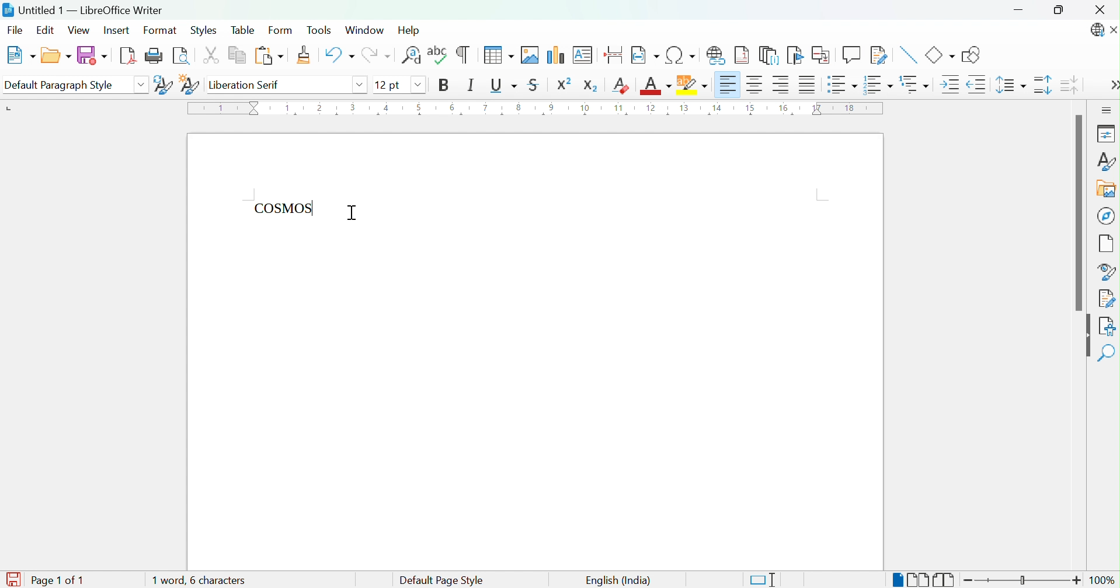 The width and height of the screenshot is (1120, 588). What do you see at coordinates (411, 29) in the screenshot?
I see `Help` at bounding box center [411, 29].